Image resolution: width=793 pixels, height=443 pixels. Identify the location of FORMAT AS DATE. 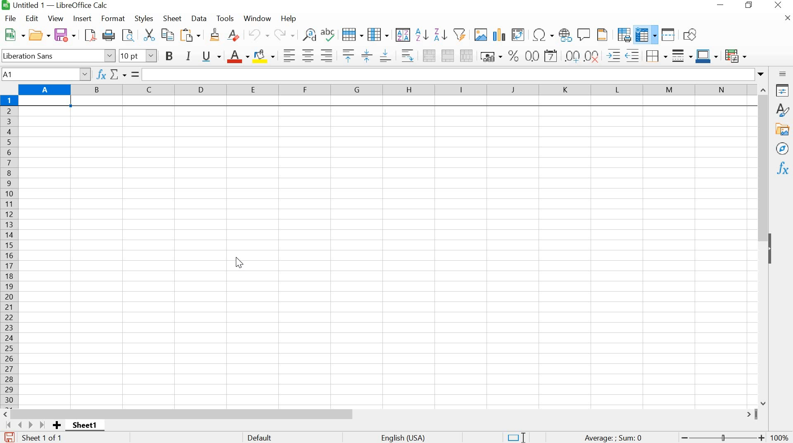
(552, 57).